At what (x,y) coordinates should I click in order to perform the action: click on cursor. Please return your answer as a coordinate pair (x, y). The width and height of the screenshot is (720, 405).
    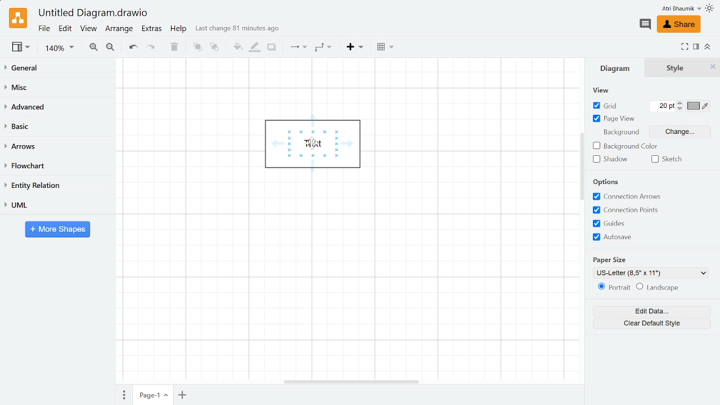
    Looking at the image, I should click on (313, 143).